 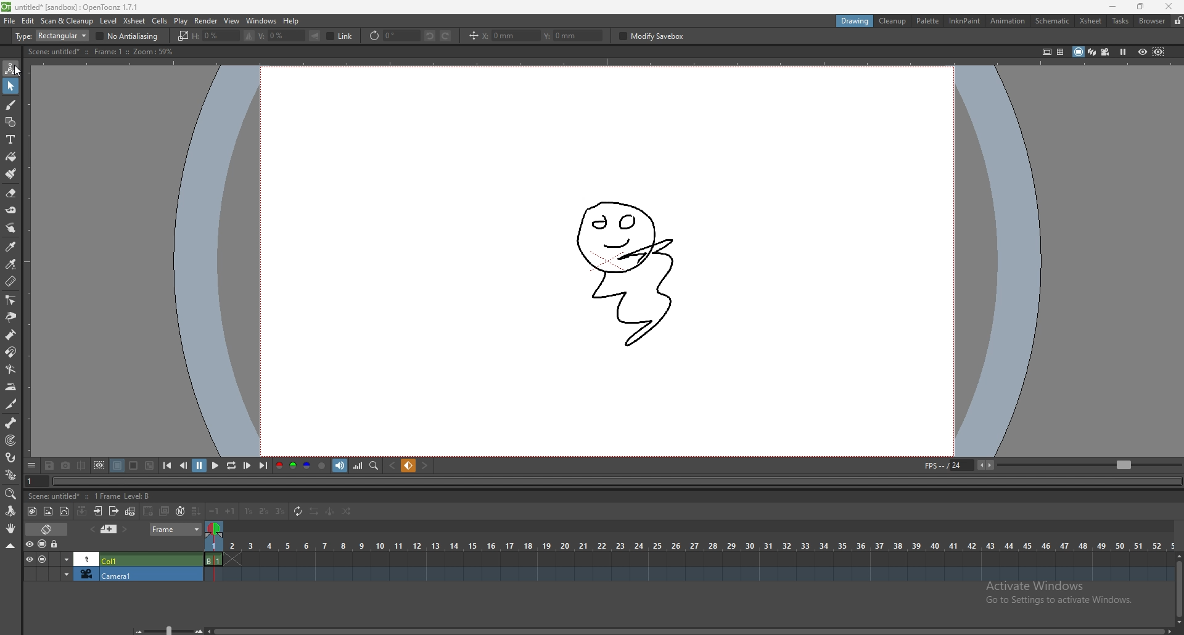 What do you see at coordinates (43, 544) in the screenshot?
I see `camera stand visibility` at bounding box center [43, 544].